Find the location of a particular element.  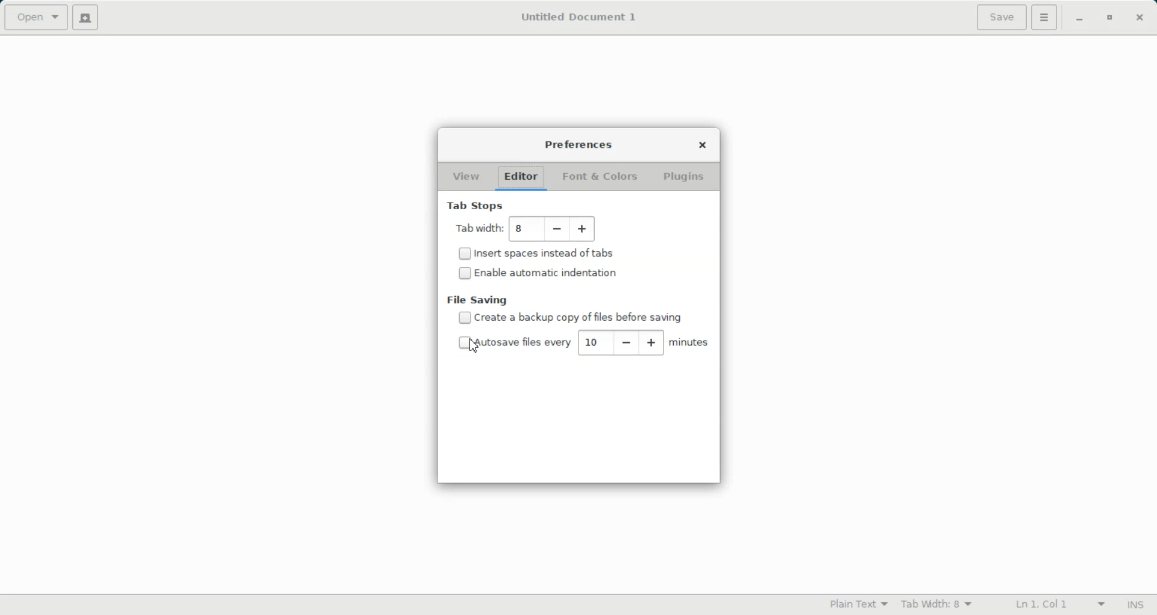

Plain Text is located at coordinates (859, 604).